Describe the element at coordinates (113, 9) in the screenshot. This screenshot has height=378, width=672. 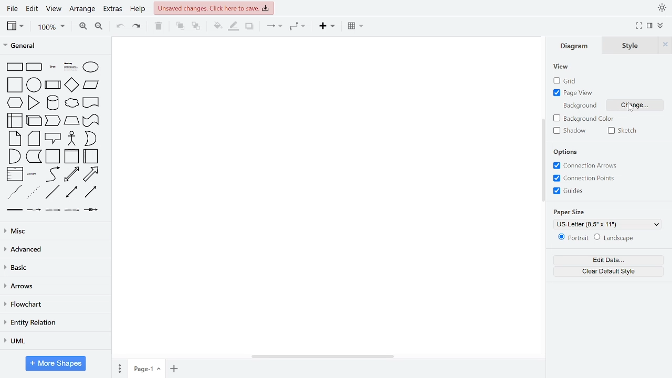
I see `extras` at that location.